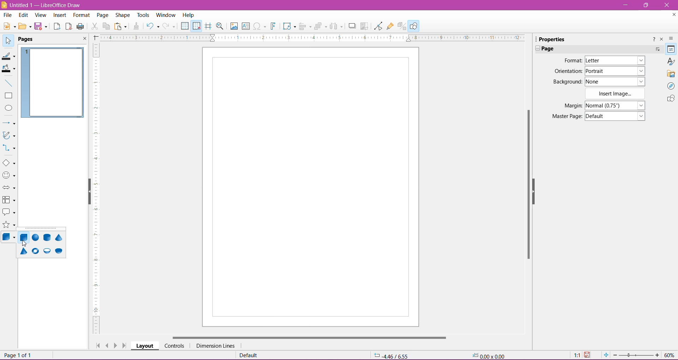  What do you see at coordinates (60, 15) in the screenshot?
I see `Insert` at bounding box center [60, 15].